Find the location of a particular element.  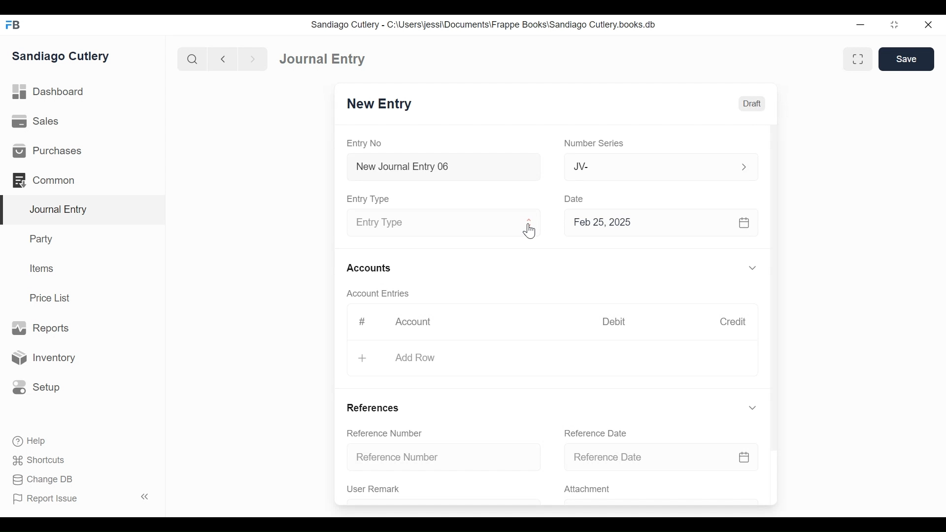

Reference Date is located at coordinates (595, 433).